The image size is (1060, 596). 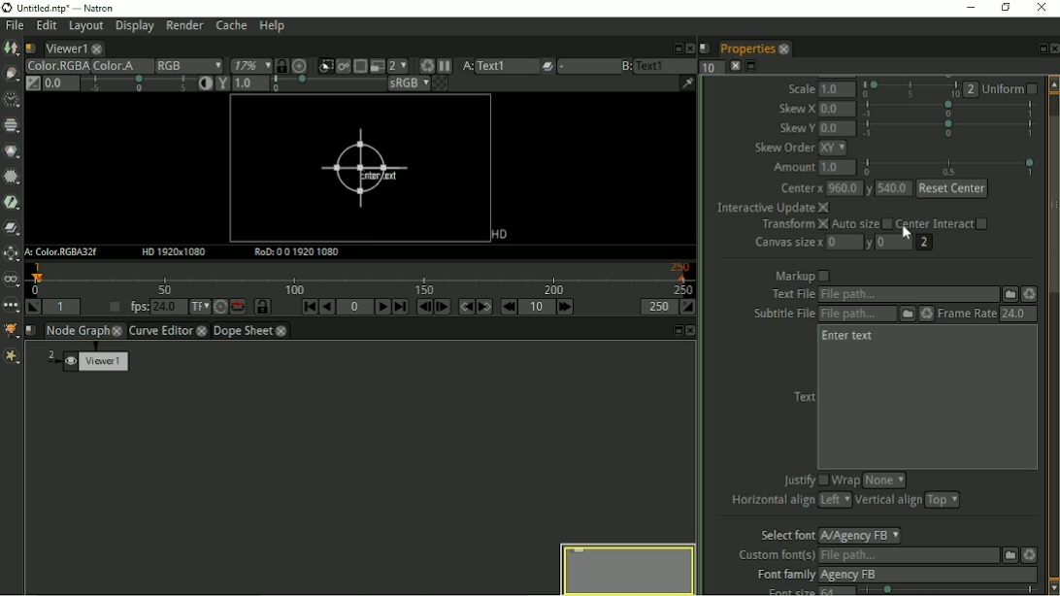 I want to click on close, so click(x=203, y=332).